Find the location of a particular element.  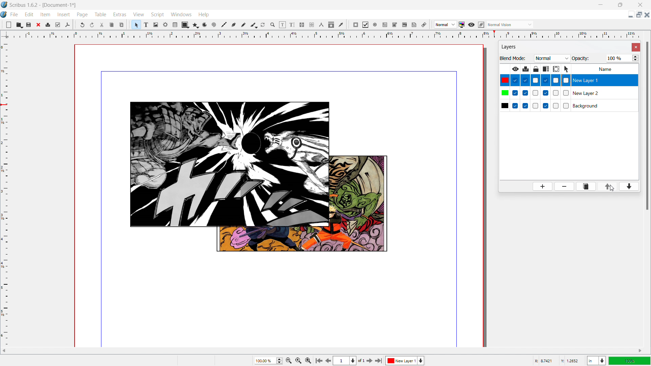

redo is located at coordinates (92, 25).